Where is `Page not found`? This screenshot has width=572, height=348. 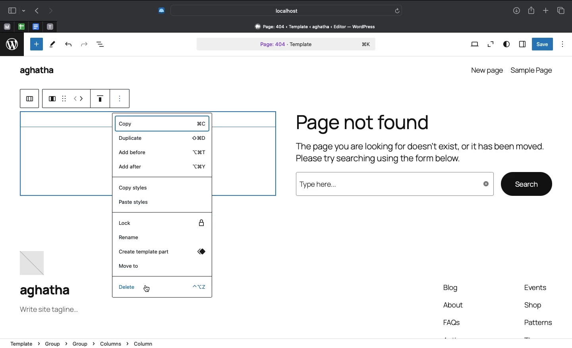
Page not found is located at coordinates (422, 141).